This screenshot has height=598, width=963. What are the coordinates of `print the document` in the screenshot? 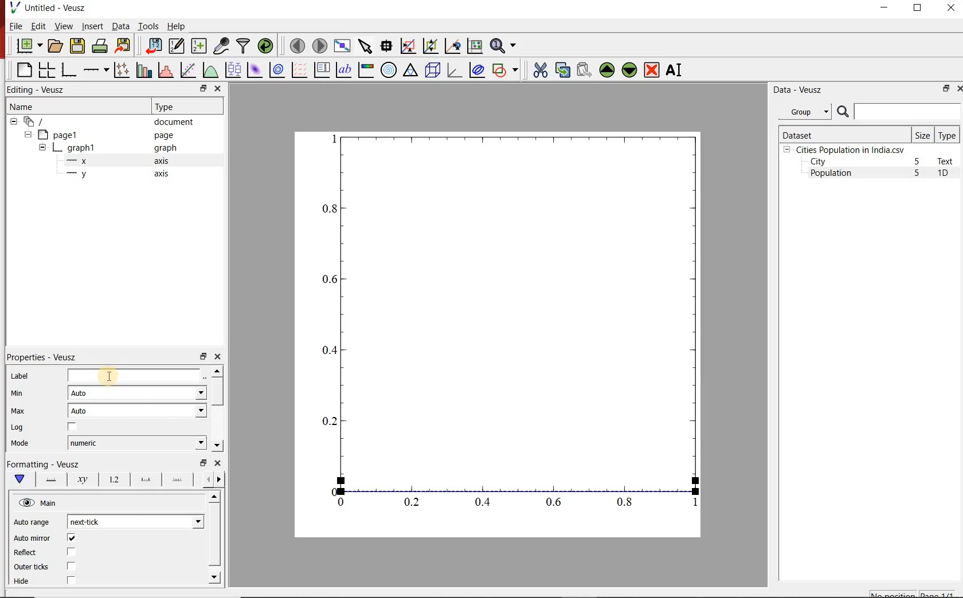 It's located at (99, 46).